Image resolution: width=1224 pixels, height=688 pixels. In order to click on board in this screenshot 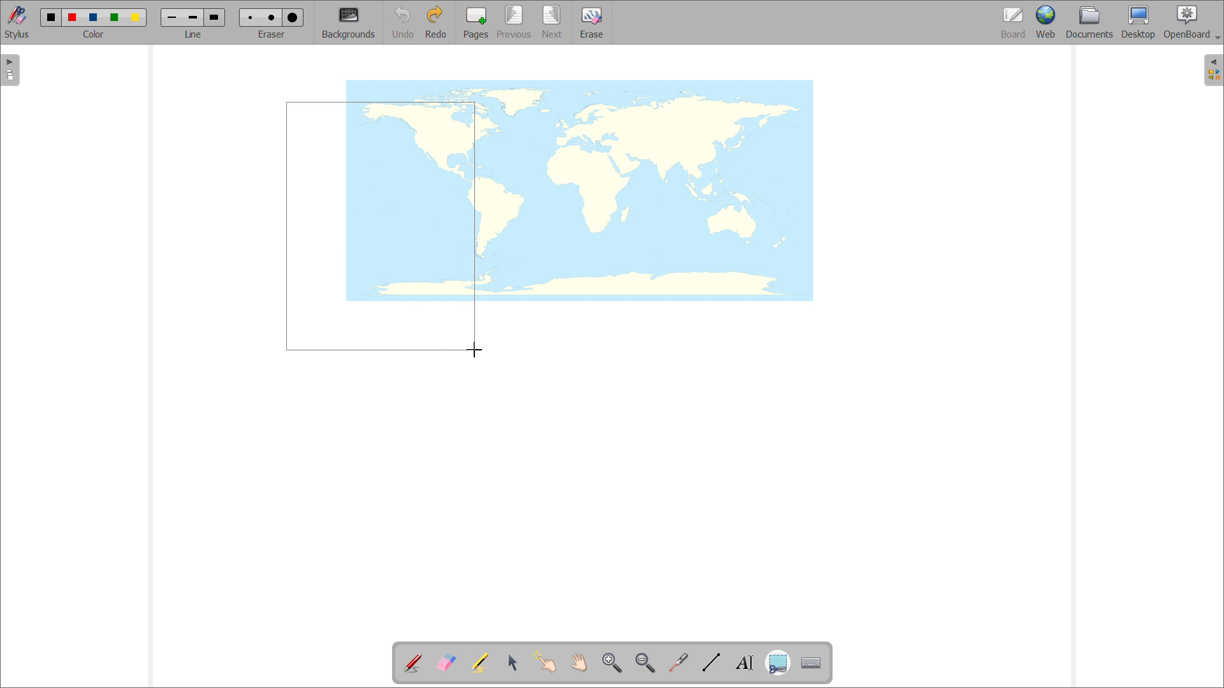, I will do `click(1014, 23)`.